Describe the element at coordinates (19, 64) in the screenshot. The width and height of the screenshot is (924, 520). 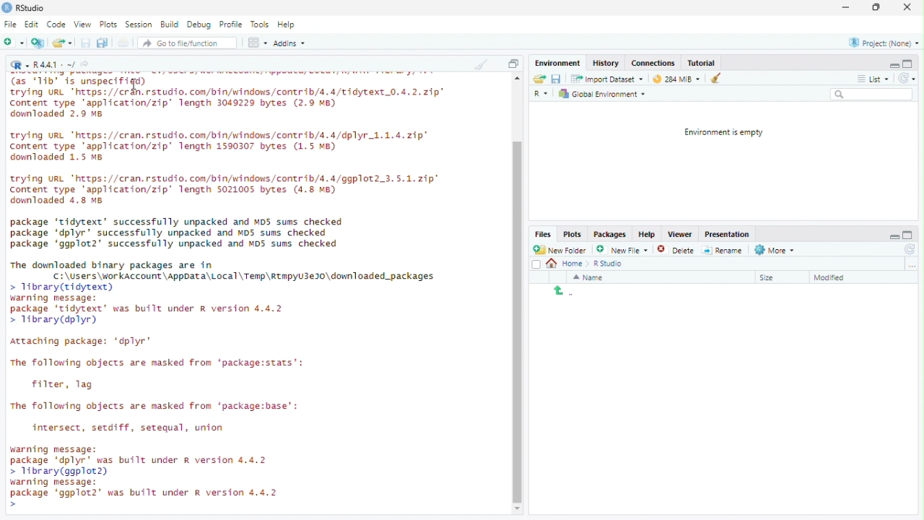
I see `R` at that location.